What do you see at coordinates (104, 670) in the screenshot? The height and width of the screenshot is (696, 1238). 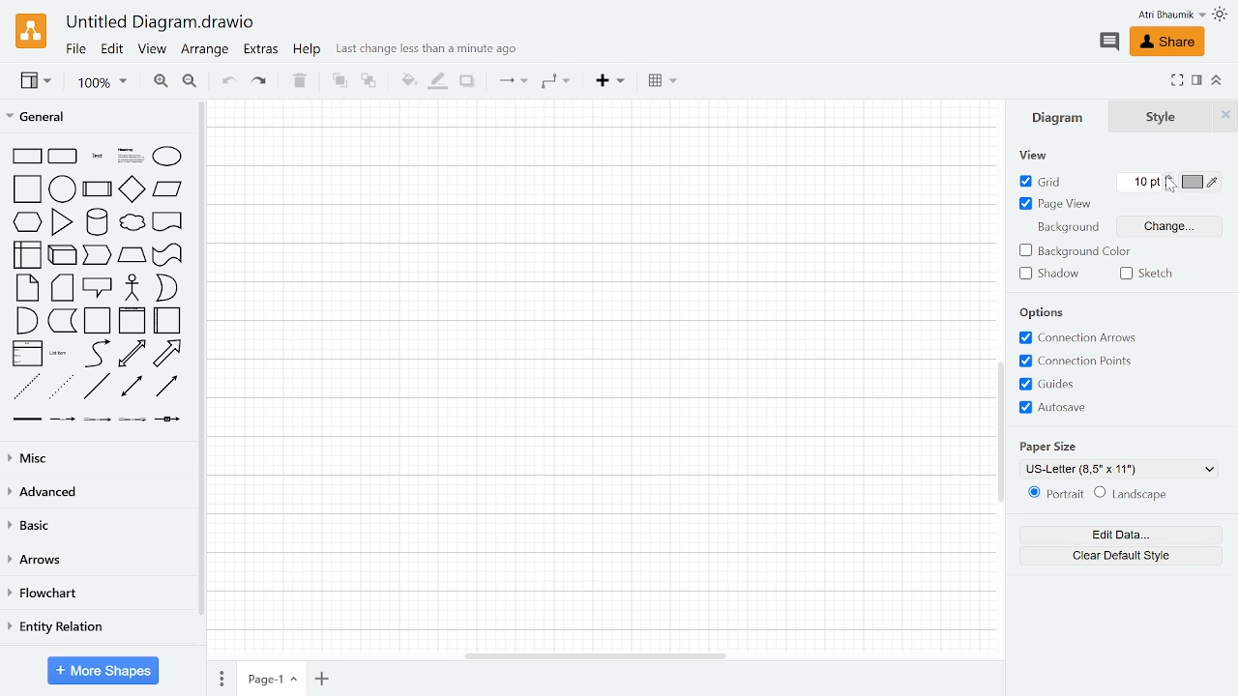 I see `More Shapes` at bounding box center [104, 670].